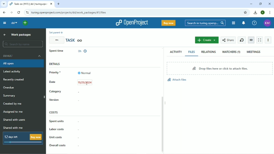 Image resolution: width=274 pixels, height=154 pixels. I want to click on scroll up, so click(162, 48).